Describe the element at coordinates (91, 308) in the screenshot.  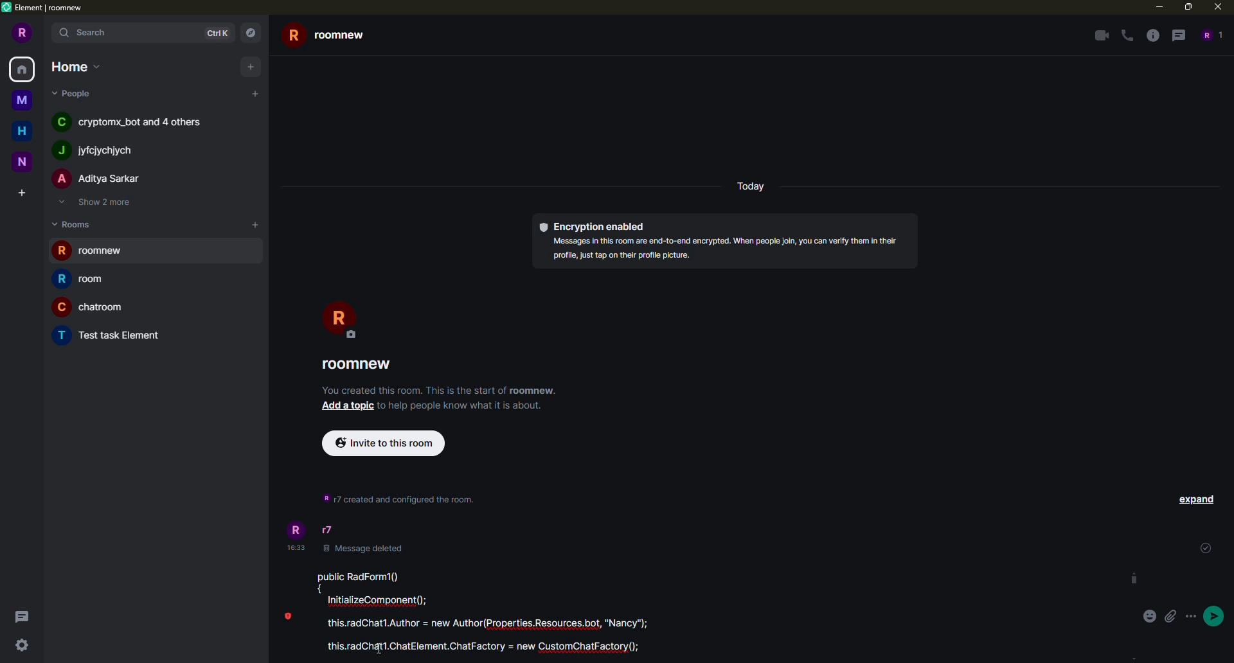
I see `room` at that location.